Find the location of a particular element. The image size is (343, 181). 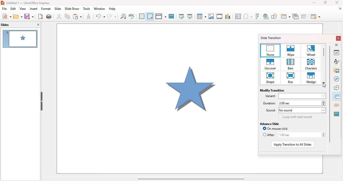

insert is located at coordinates (34, 9).